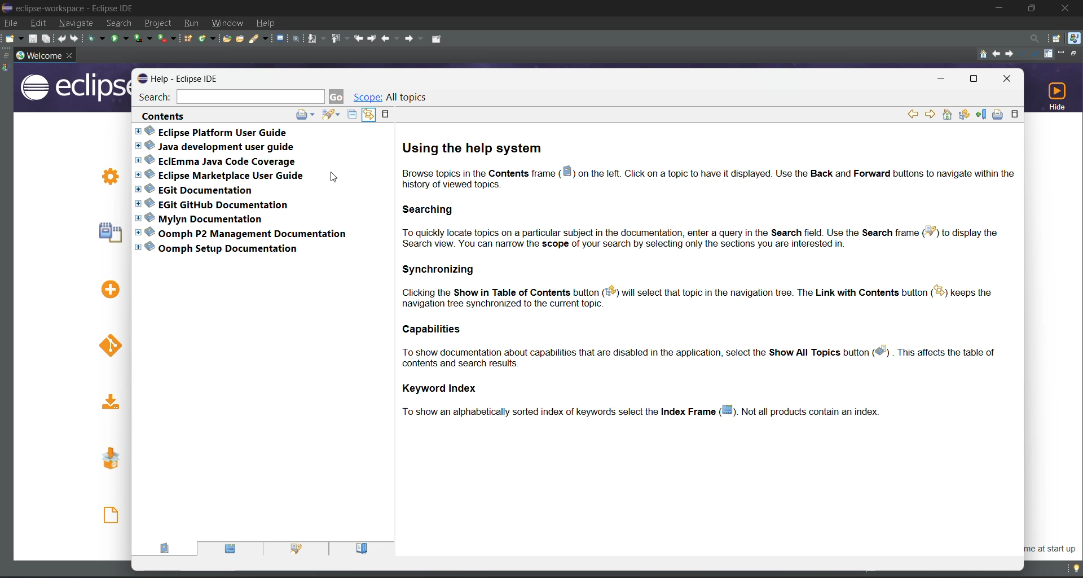  Describe the element at coordinates (238, 39) in the screenshot. I see `open task` at that location.